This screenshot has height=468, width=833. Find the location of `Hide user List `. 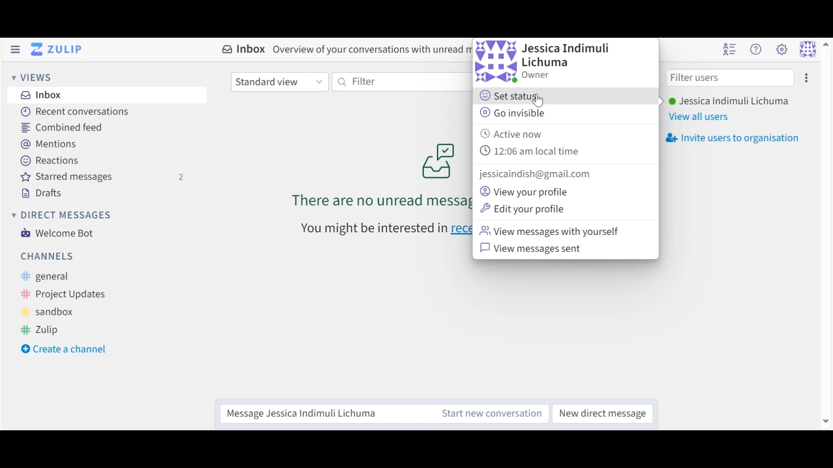

Hide user List  is located at coordinates (729, 49).